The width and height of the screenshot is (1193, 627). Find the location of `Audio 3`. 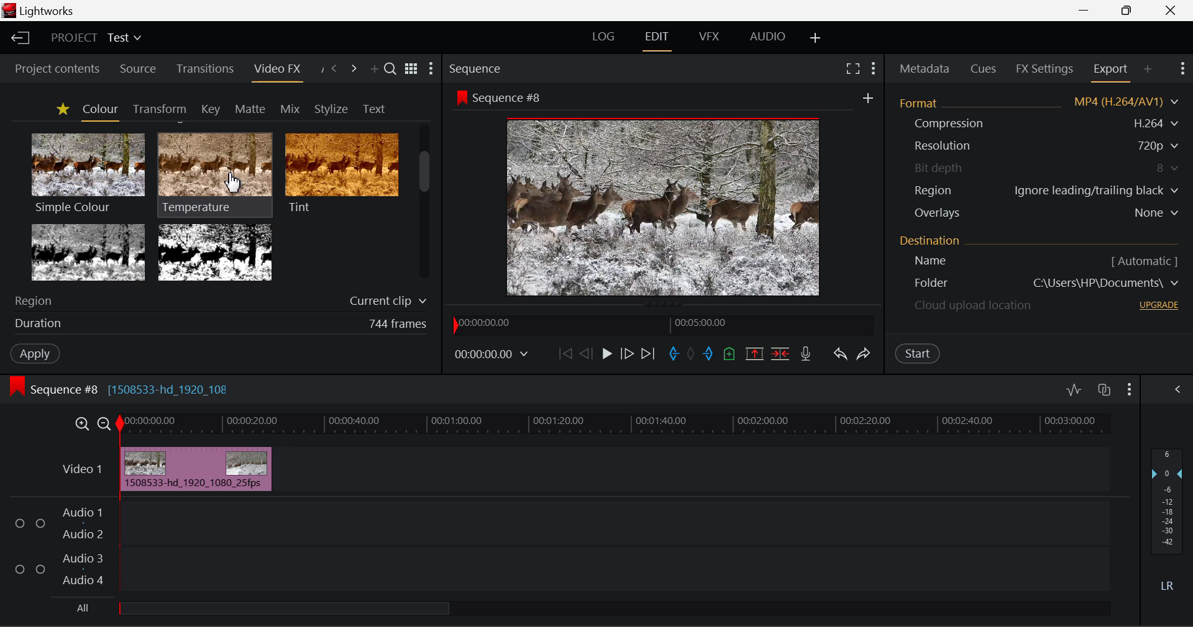

Audio 3 is located at coordinates (81, 559).